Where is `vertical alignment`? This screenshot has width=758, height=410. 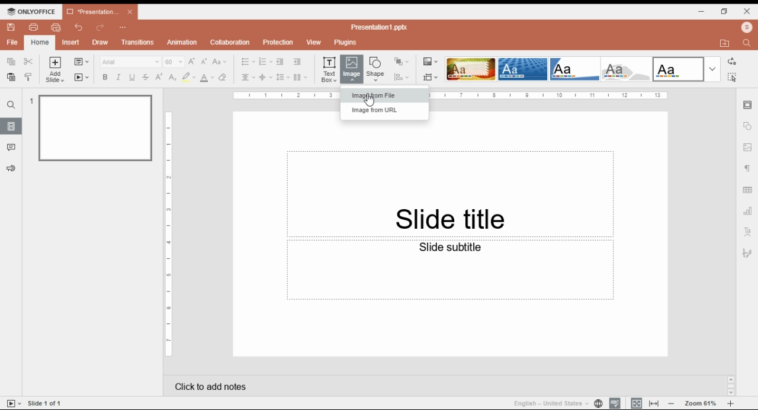
vertical alignment is located at coordinates (265, 78).